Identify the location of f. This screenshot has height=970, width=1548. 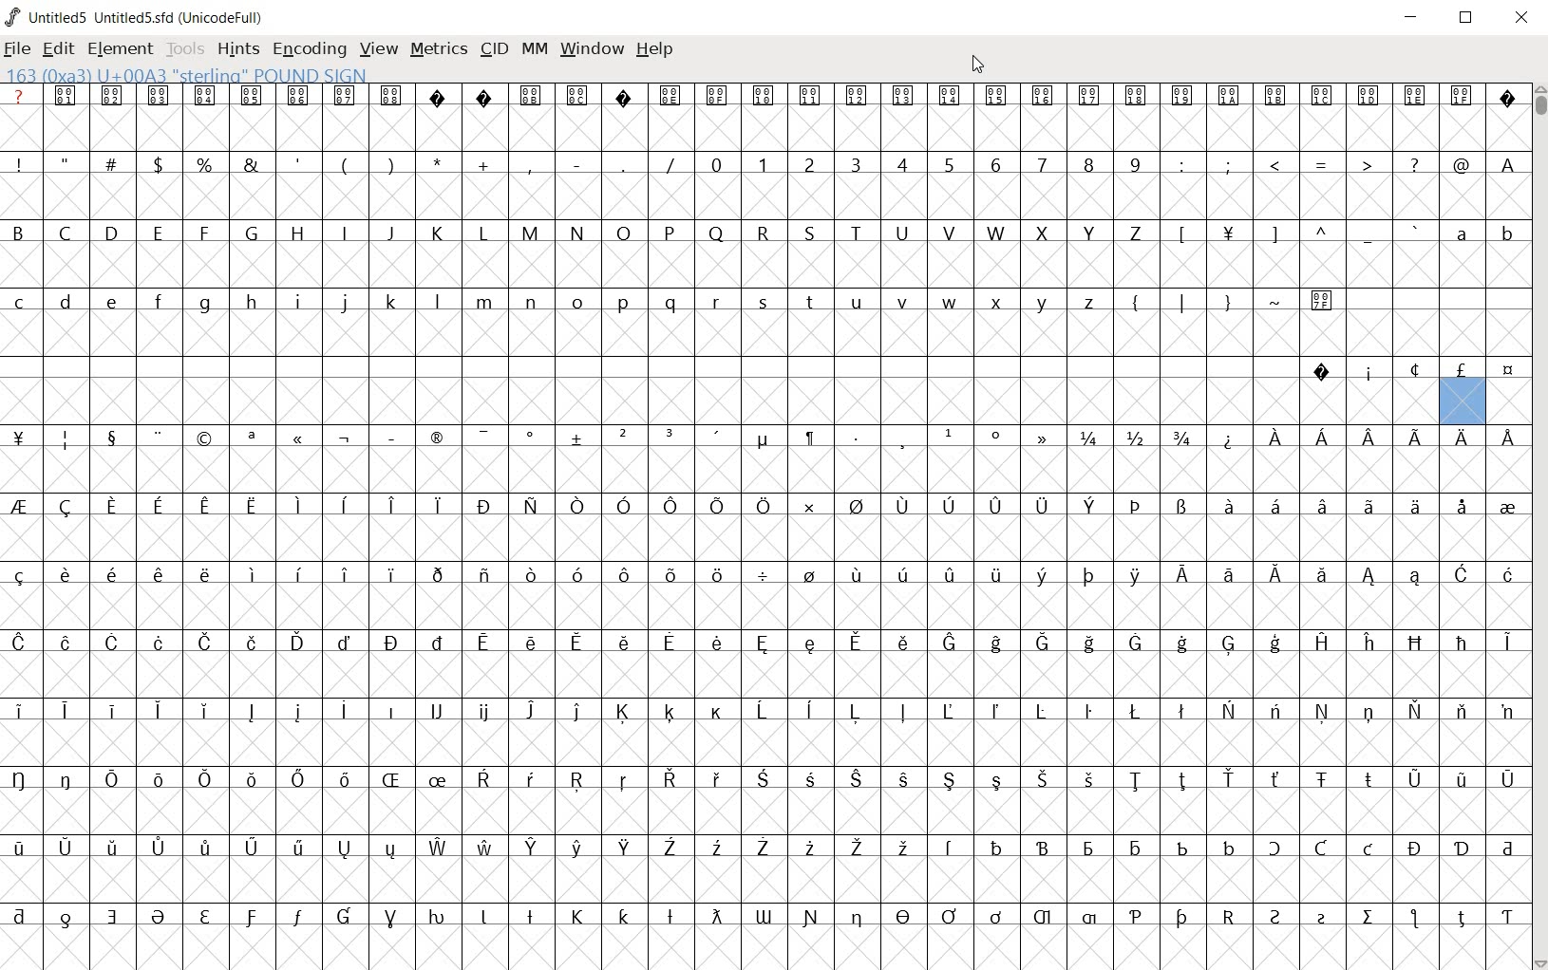
(158, 305).